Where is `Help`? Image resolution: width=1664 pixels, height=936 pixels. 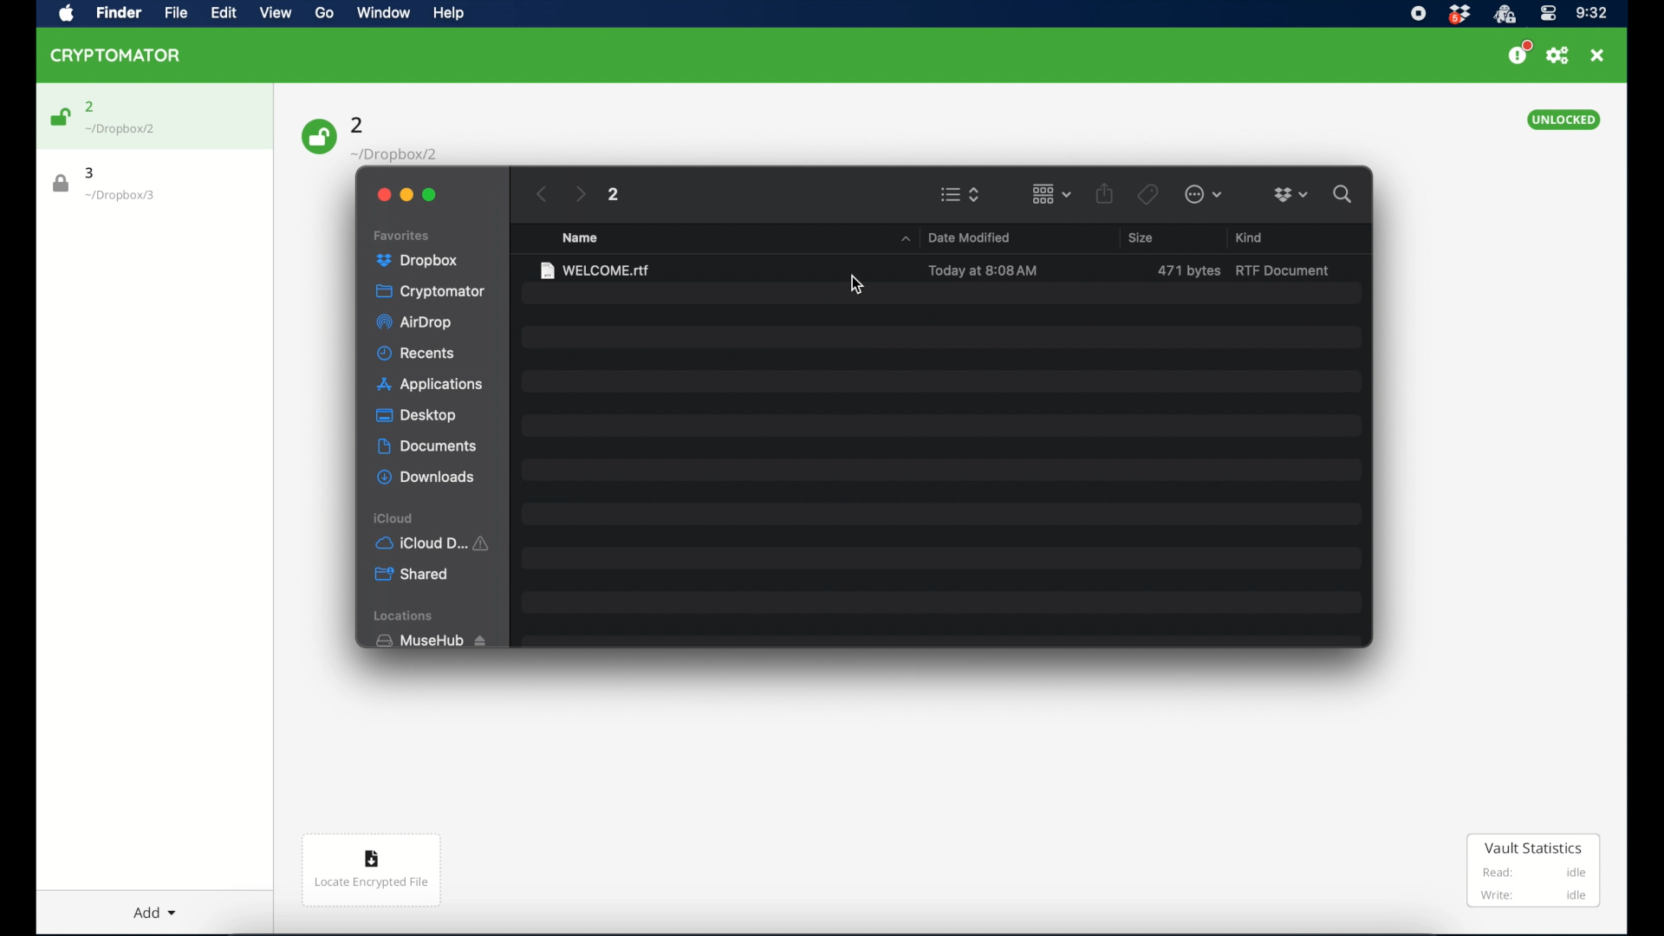
Help is located at coordinates (455, 14).